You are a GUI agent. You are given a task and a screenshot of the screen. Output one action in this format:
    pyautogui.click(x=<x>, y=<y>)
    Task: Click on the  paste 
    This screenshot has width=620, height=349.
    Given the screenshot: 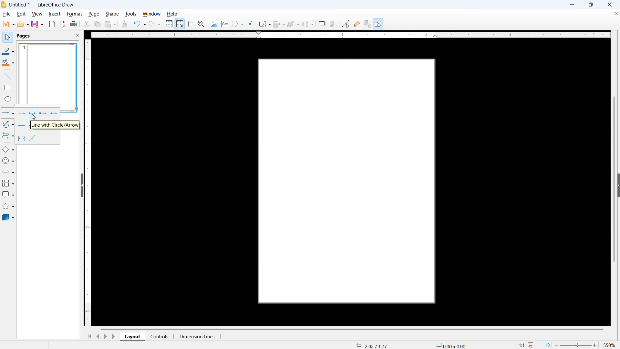 What is the action you would take?
    pyautogui.click(x=110, y=25)
    